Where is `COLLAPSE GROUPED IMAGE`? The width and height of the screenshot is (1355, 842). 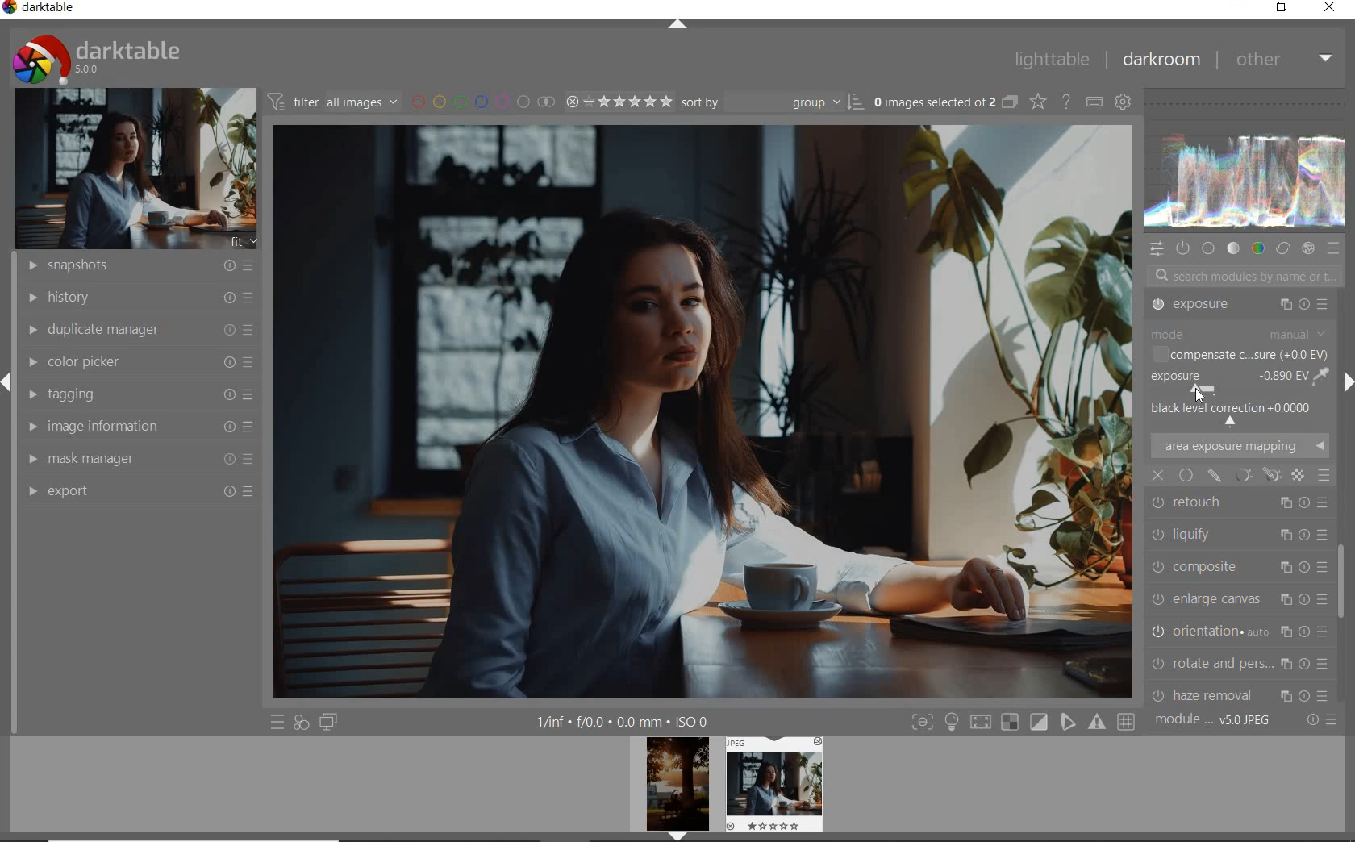 COLLAPSE GROUPED IMAGE is located at coordinates (1009, 103).